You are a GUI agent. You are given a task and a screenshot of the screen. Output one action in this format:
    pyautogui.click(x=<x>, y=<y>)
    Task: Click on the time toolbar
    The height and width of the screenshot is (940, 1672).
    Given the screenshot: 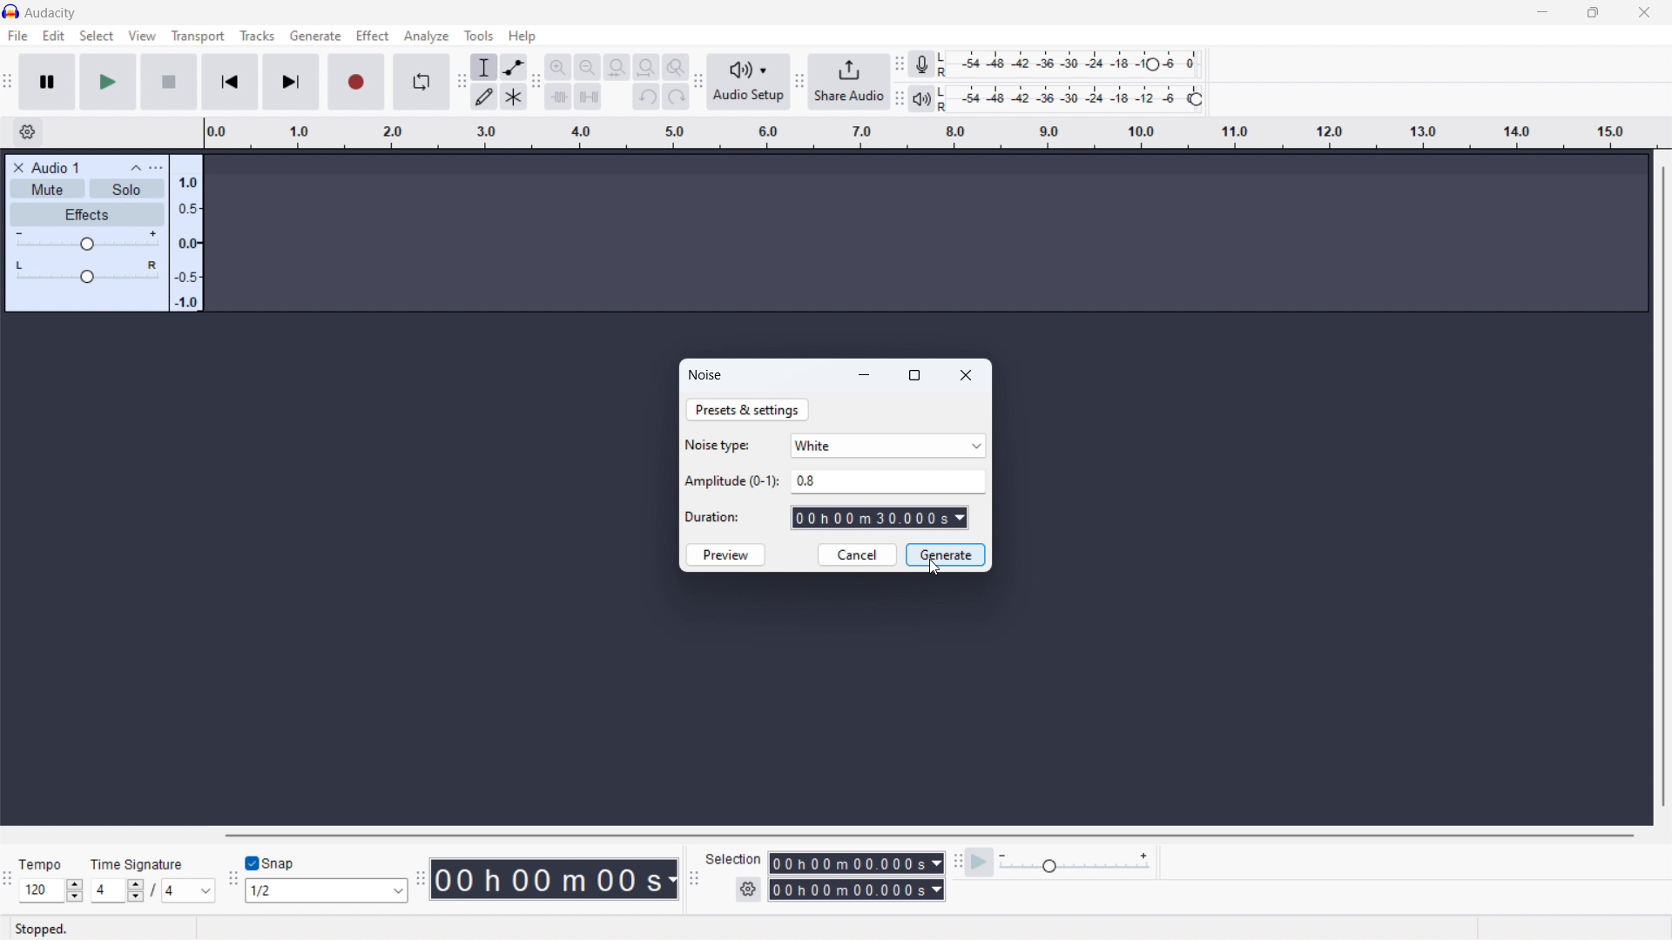 What is the action you would take?
    pyautogui.click(x=420, y=875)
    